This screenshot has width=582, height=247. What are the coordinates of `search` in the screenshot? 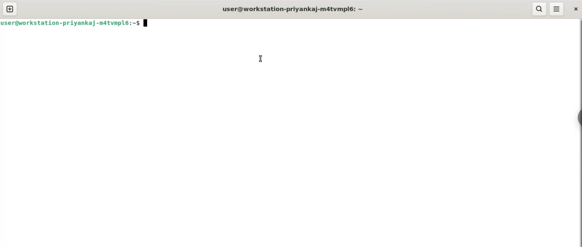 It's located at (540, 9).